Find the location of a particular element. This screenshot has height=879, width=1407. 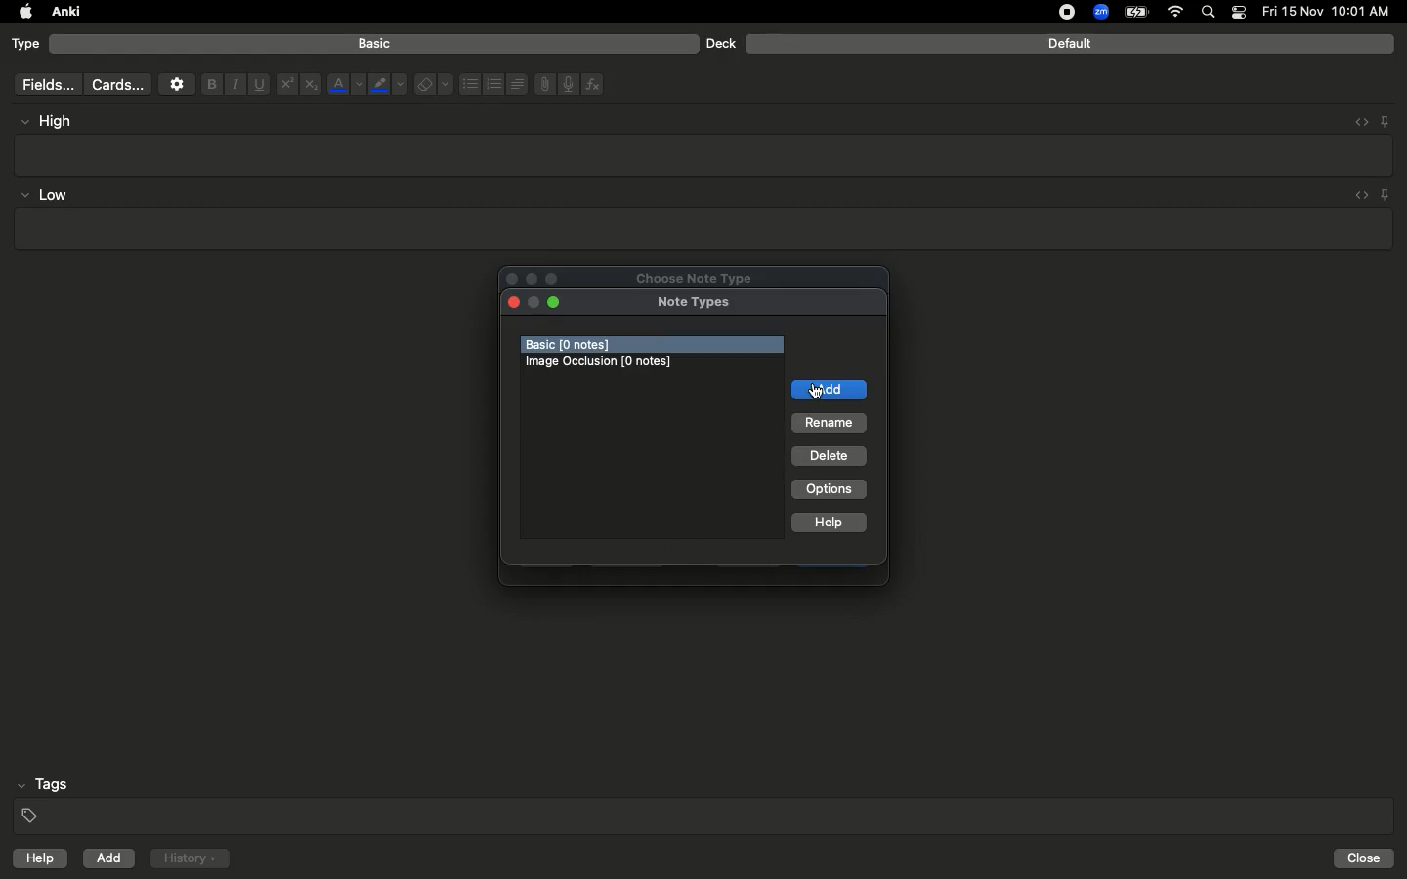

History is located at coordinates (190, 858).